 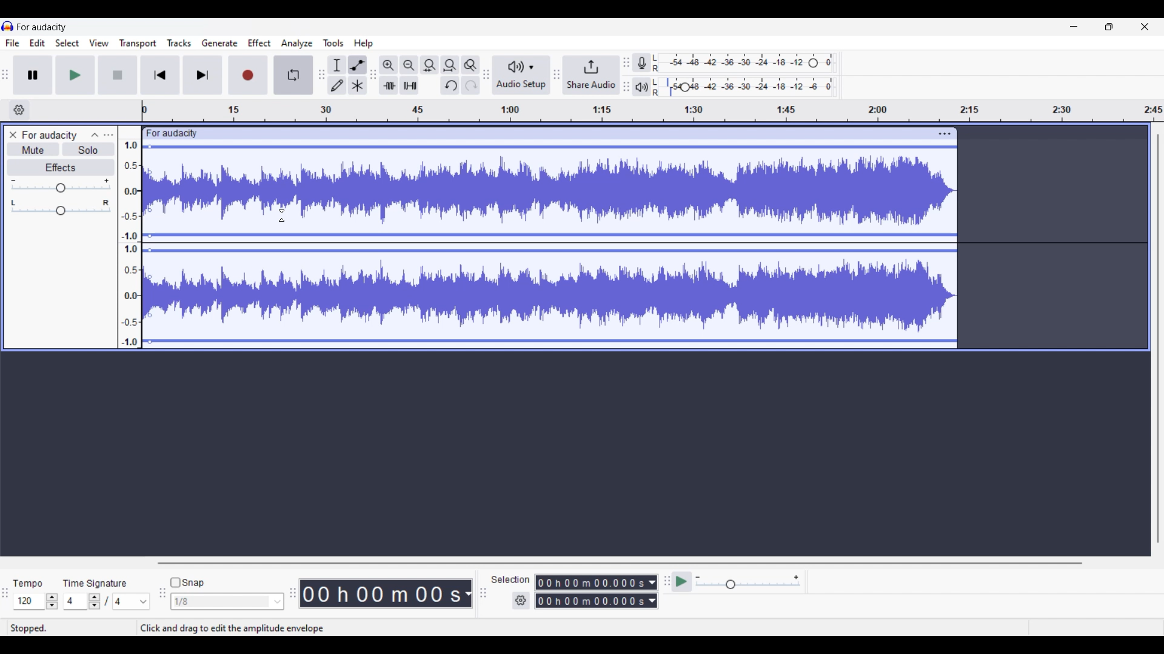 What do you see at coordinates (60, 208) in the screenshot?
I see `Pan slider` at bounding box center [60, 208].